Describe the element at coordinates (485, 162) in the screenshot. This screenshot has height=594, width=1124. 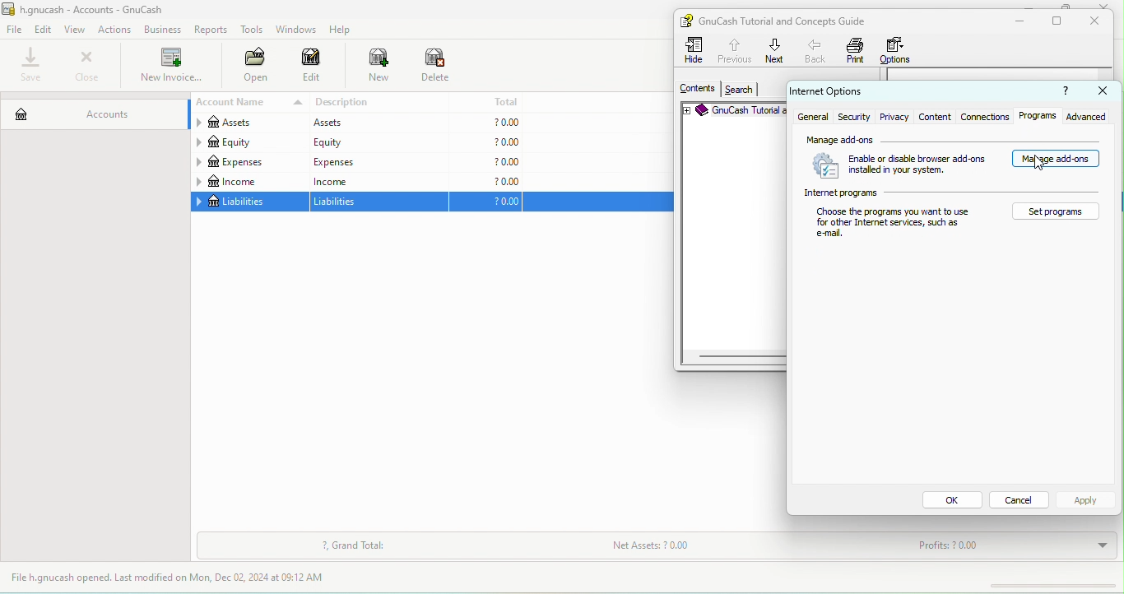
I see `?0.00` at that location.